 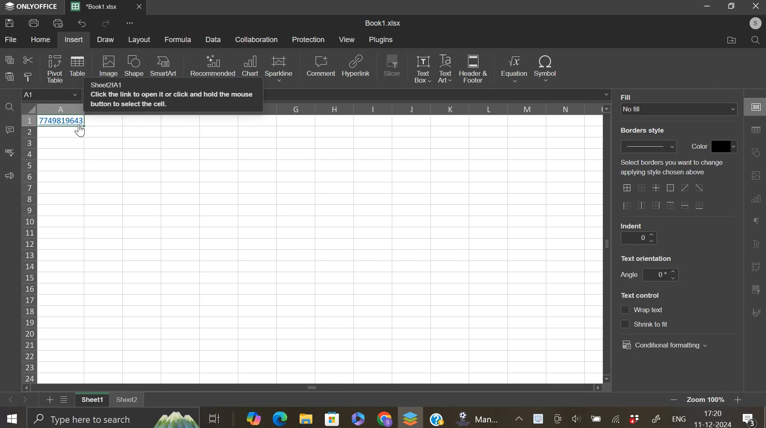 What do you see at coordinates (754, 205) in the screenshot?
I see `right side bar` at bounding box center [754, 205].